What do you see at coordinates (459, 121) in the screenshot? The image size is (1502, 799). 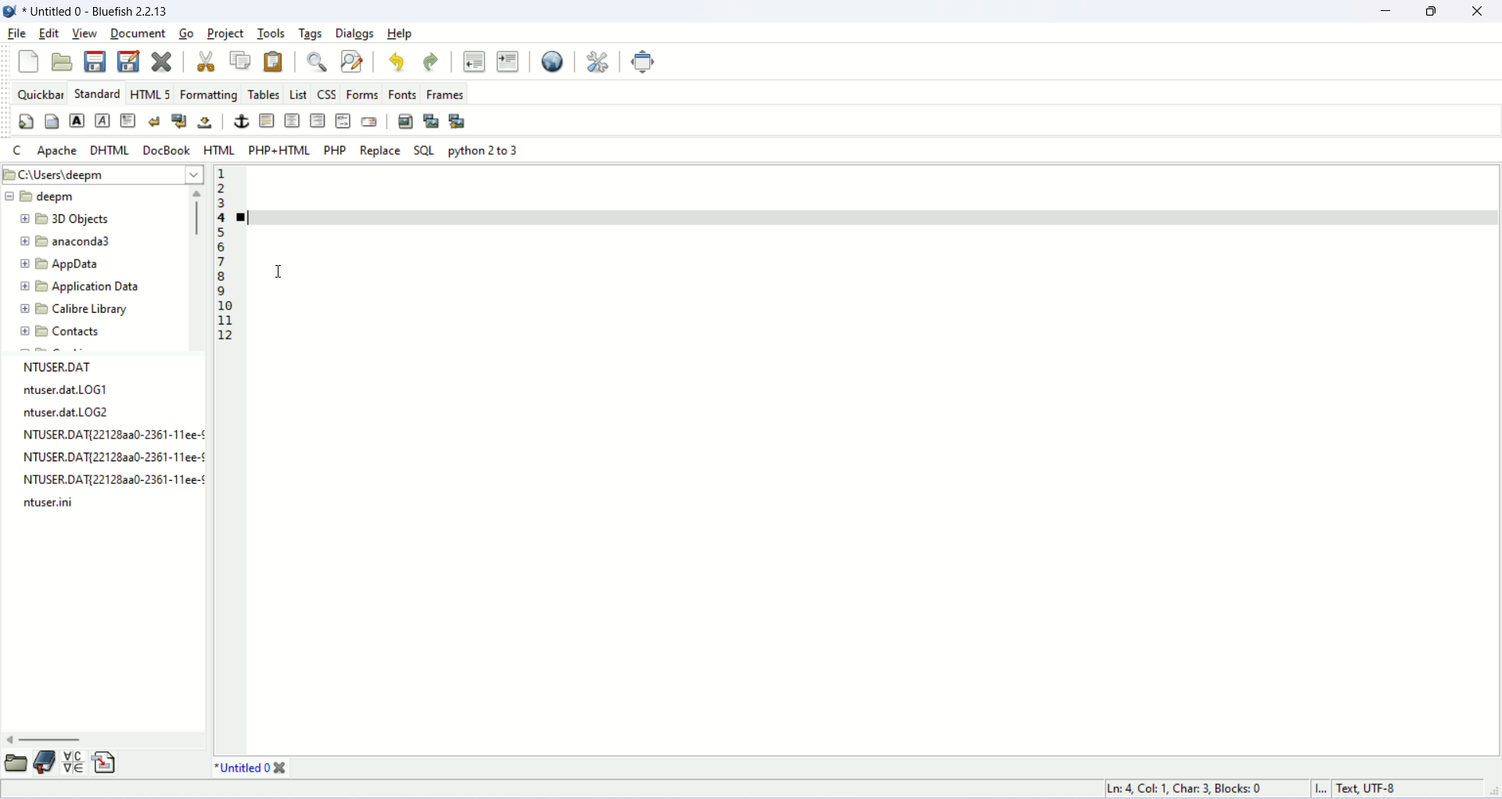 I see `multi thumbnail` at bounding box center [459, 121].